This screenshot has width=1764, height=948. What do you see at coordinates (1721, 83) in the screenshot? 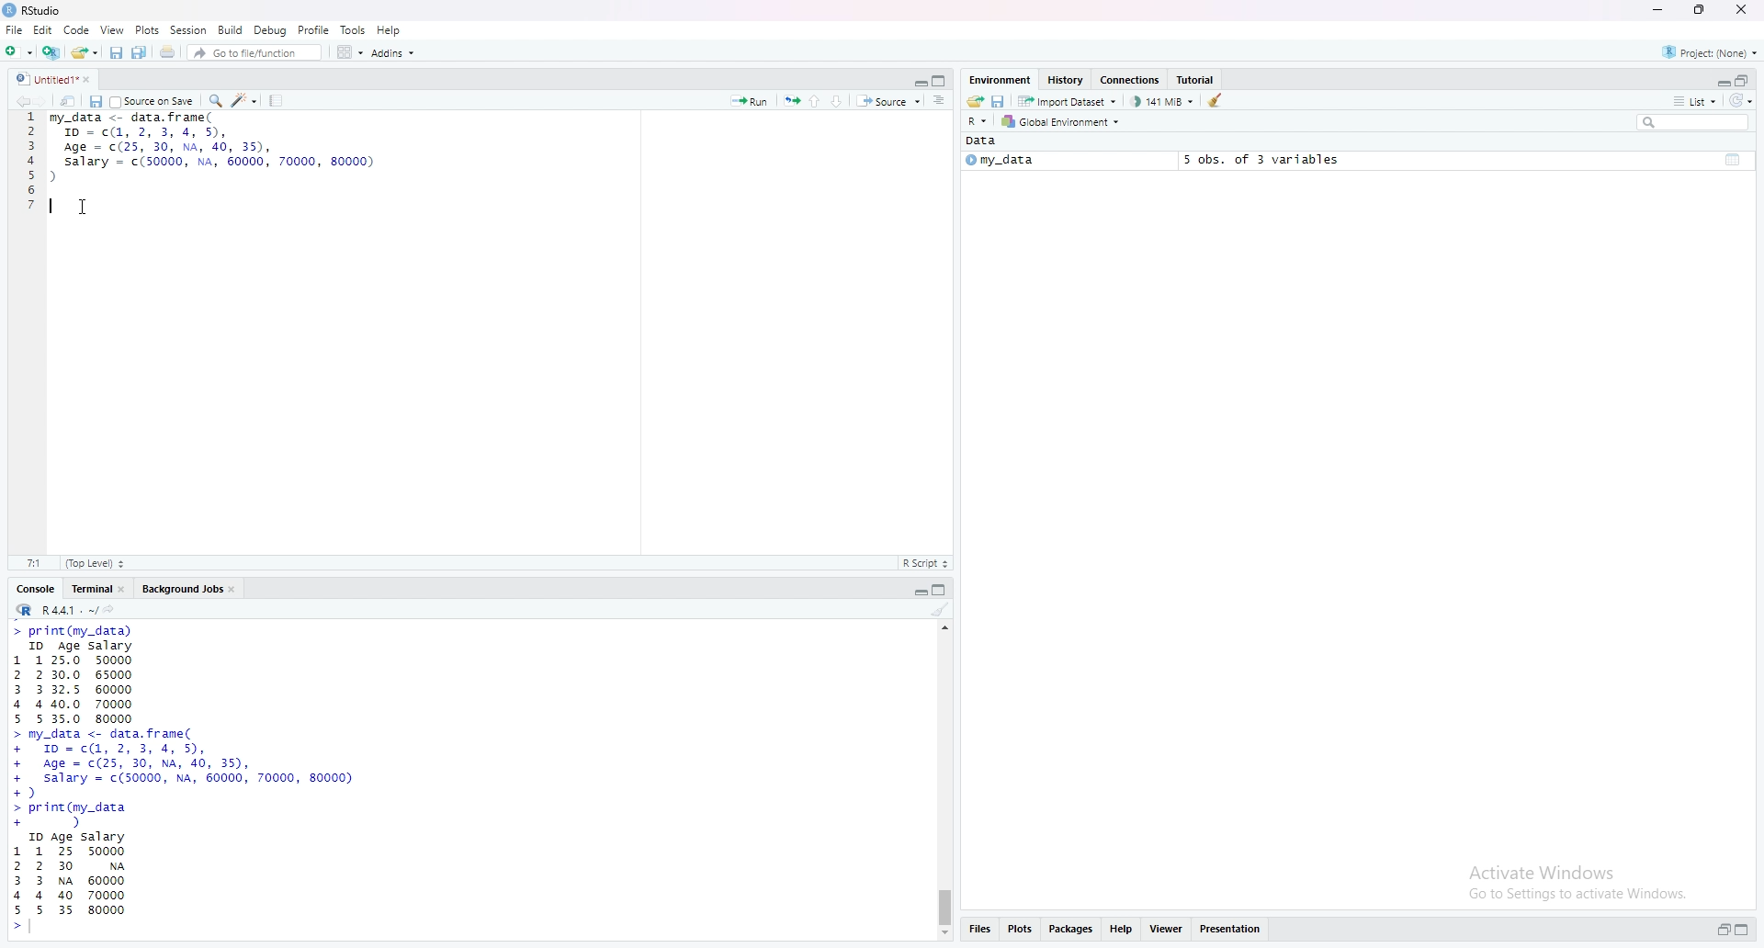
I see `expand` at bounding box center [1721, 83].